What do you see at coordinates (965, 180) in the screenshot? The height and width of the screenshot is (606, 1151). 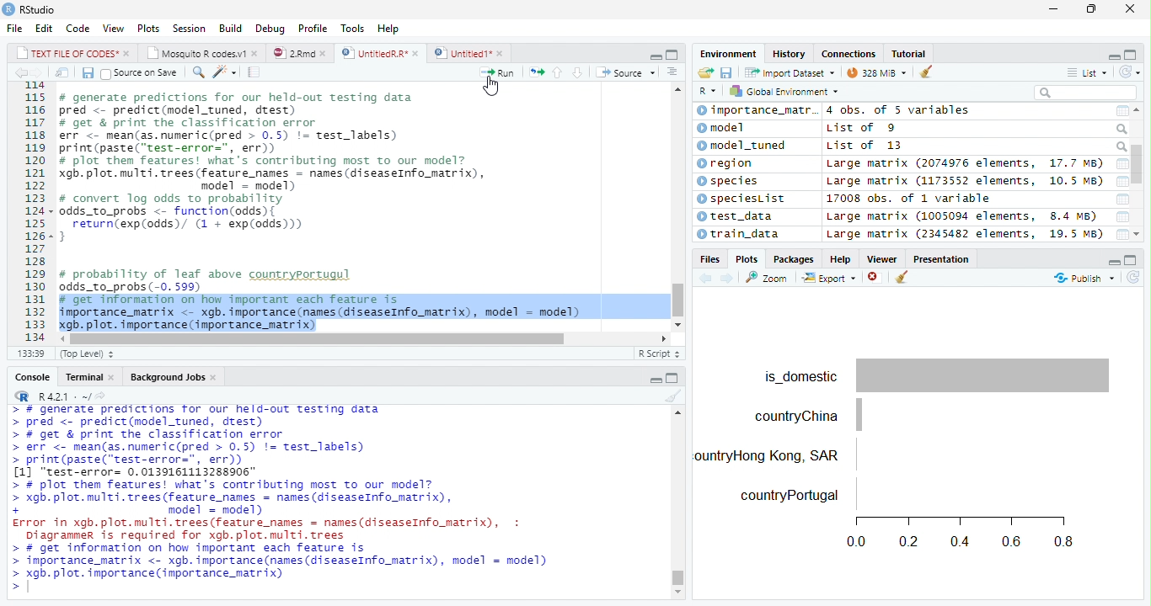 I see `Large matrix (1173552 elements, 10.5 MB)` at bounding box center [965, 180].